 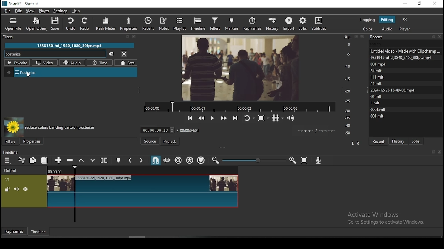 I want to click on 111.mlt, so click(x=377, y=76).